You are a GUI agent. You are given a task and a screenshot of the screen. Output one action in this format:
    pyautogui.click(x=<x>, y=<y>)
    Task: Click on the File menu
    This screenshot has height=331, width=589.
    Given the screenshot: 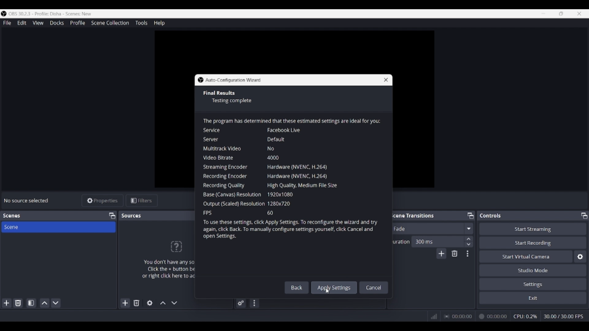 What is the action you would take?
    pyautogui.click(x=7, y=23)
    